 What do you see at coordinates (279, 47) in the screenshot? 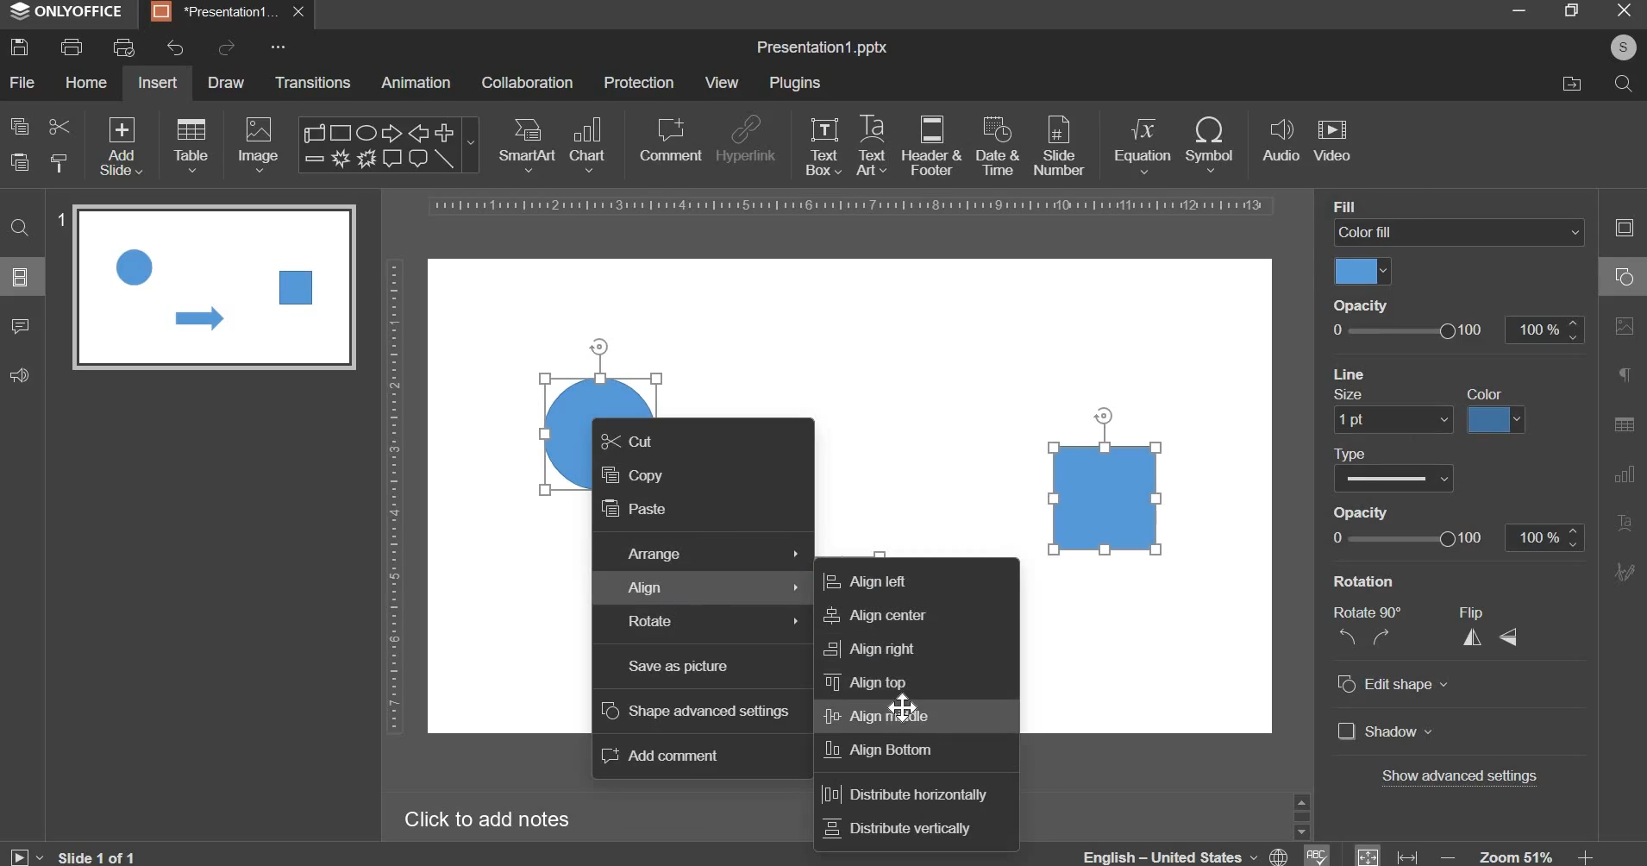
I see `options` at bounding box center [279, 47].